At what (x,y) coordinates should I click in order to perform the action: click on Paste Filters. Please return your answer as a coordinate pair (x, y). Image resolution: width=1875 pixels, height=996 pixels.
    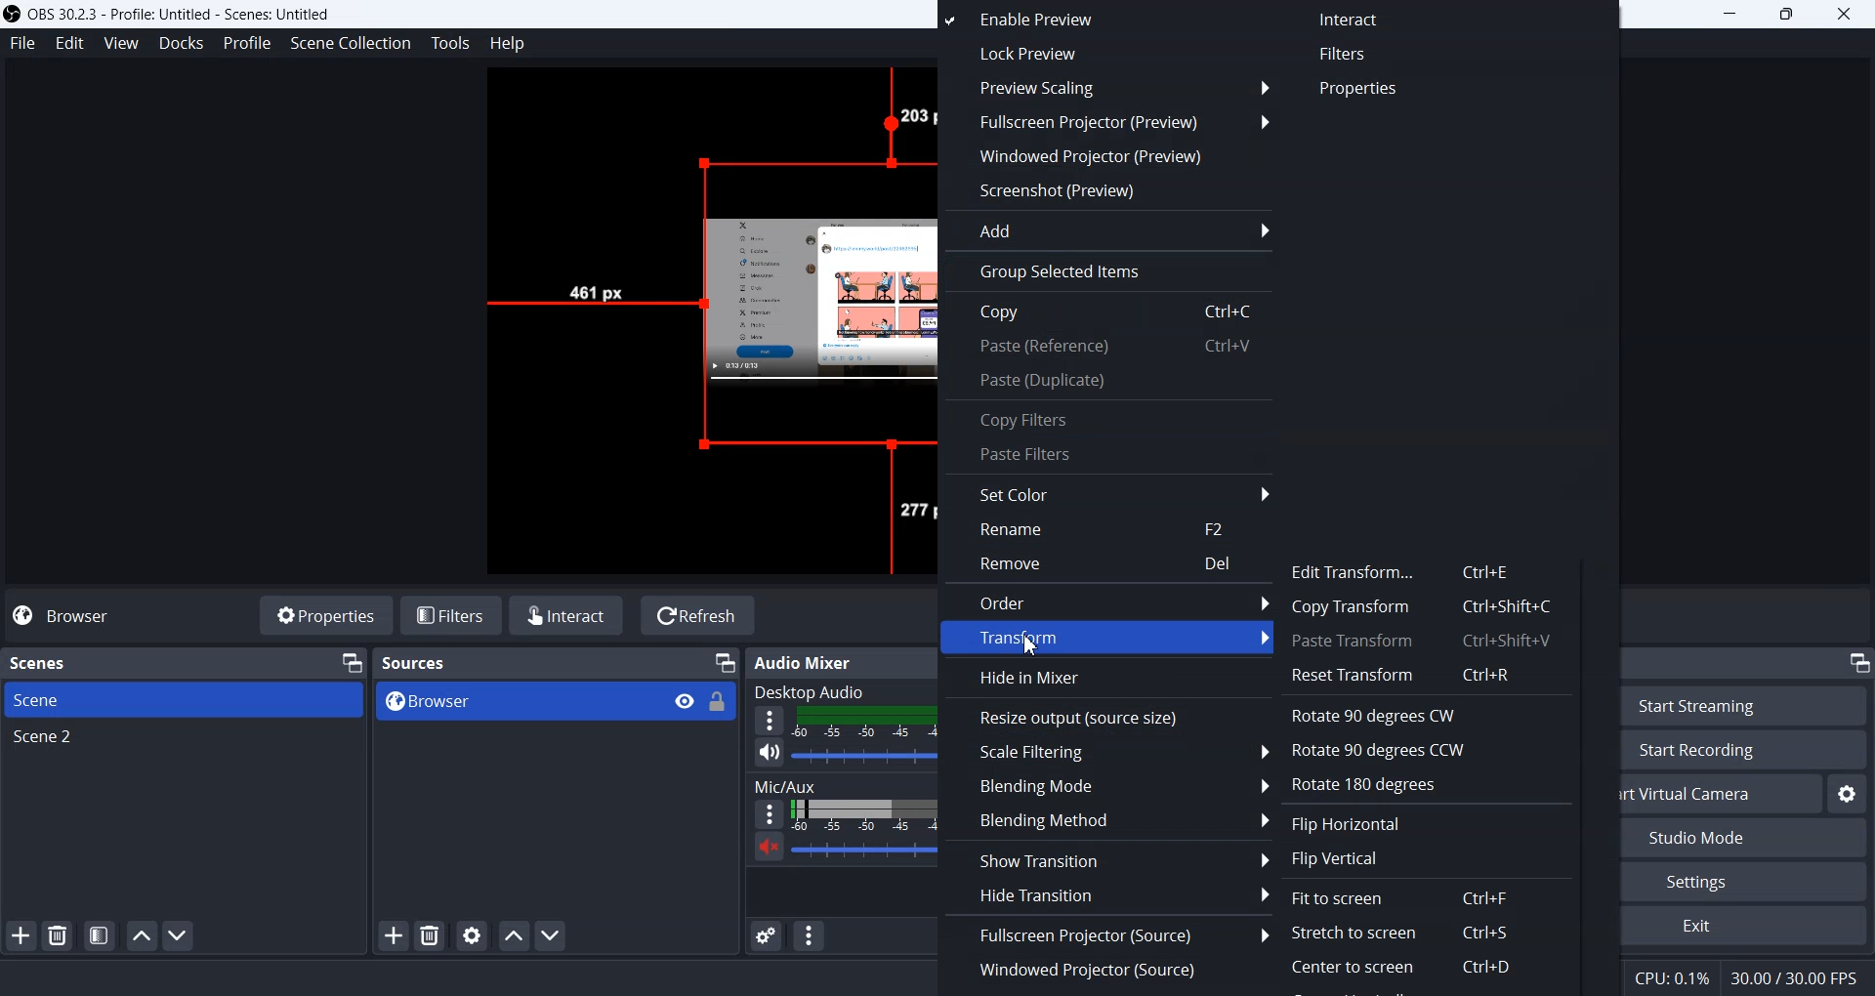
    Looking at the image, I should click on (1109, 453).